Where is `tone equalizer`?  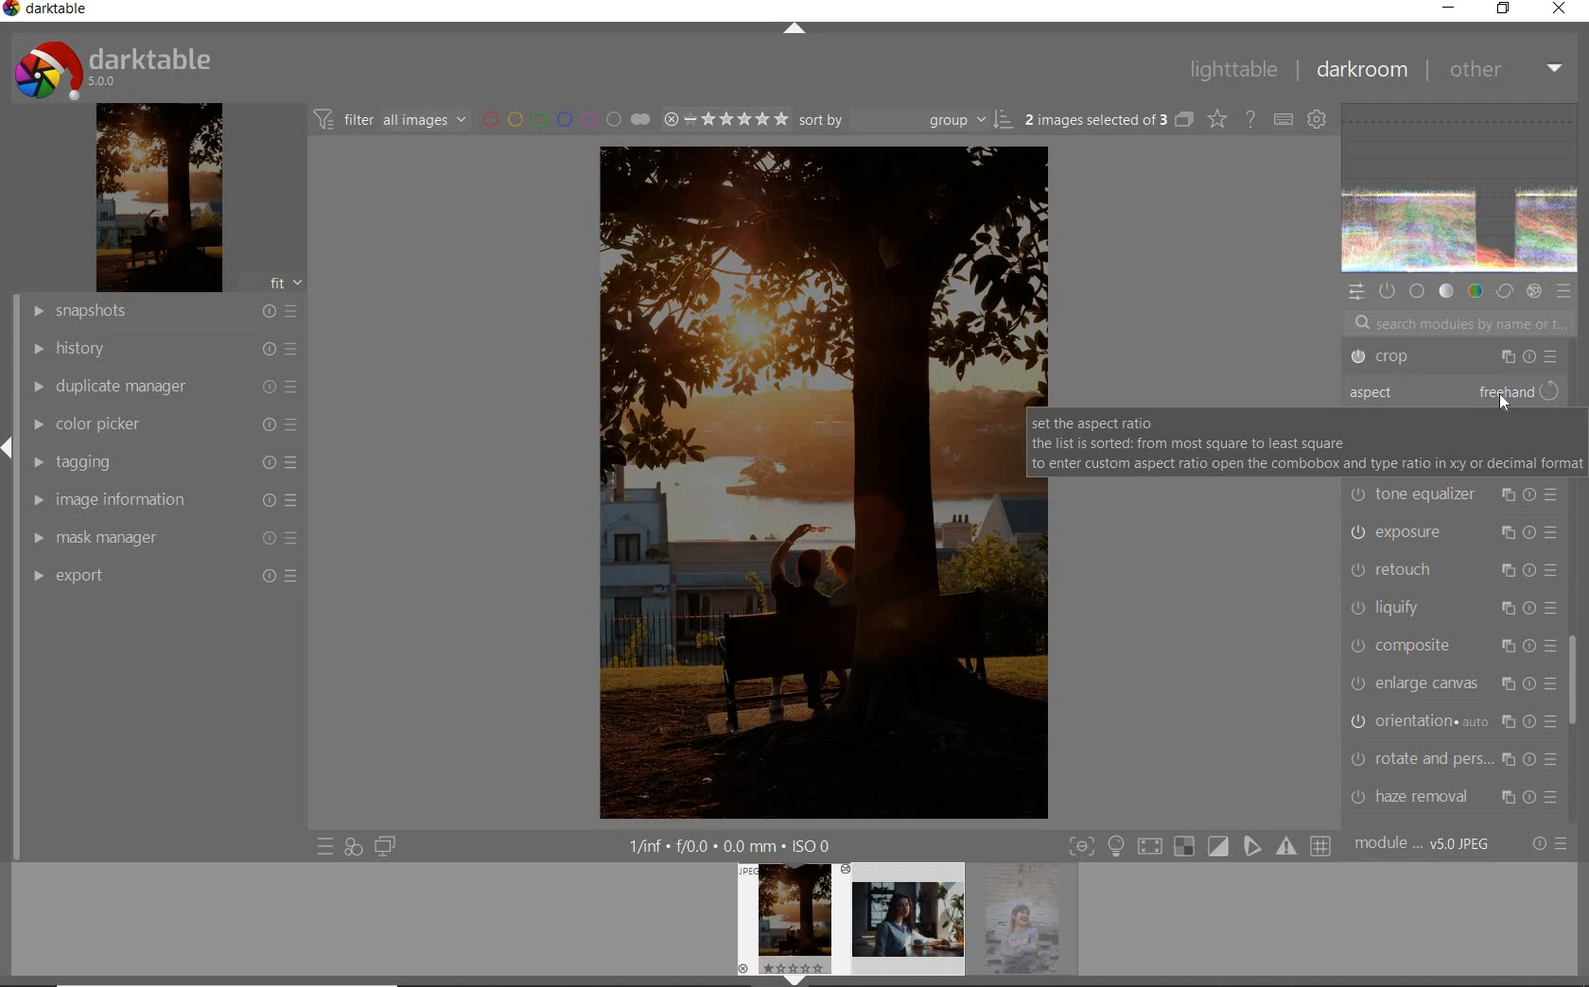 tone equalizer is located at coordinates (1454, 494).